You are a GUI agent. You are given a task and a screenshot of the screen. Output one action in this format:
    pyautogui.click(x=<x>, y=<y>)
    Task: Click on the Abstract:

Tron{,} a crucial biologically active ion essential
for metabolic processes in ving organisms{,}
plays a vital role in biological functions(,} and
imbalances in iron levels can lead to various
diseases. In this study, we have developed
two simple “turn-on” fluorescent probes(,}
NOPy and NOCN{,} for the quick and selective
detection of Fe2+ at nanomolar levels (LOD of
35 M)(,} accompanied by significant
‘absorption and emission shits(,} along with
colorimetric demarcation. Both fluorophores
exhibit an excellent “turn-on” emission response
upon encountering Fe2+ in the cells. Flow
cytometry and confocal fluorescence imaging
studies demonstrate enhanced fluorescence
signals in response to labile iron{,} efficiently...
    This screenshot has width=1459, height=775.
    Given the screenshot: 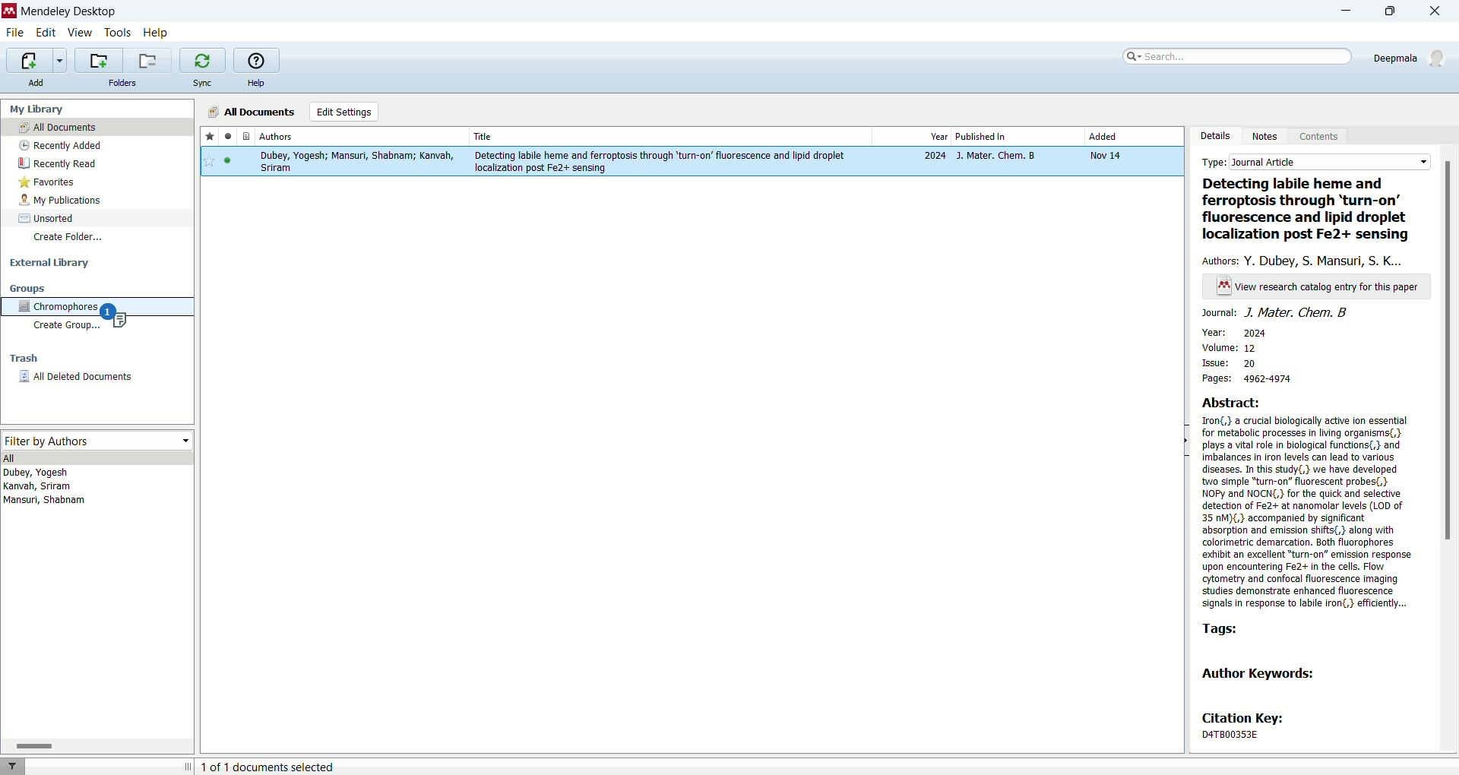 What is the action you would take?
    pyautogui.click(x=1308, y=502)
    